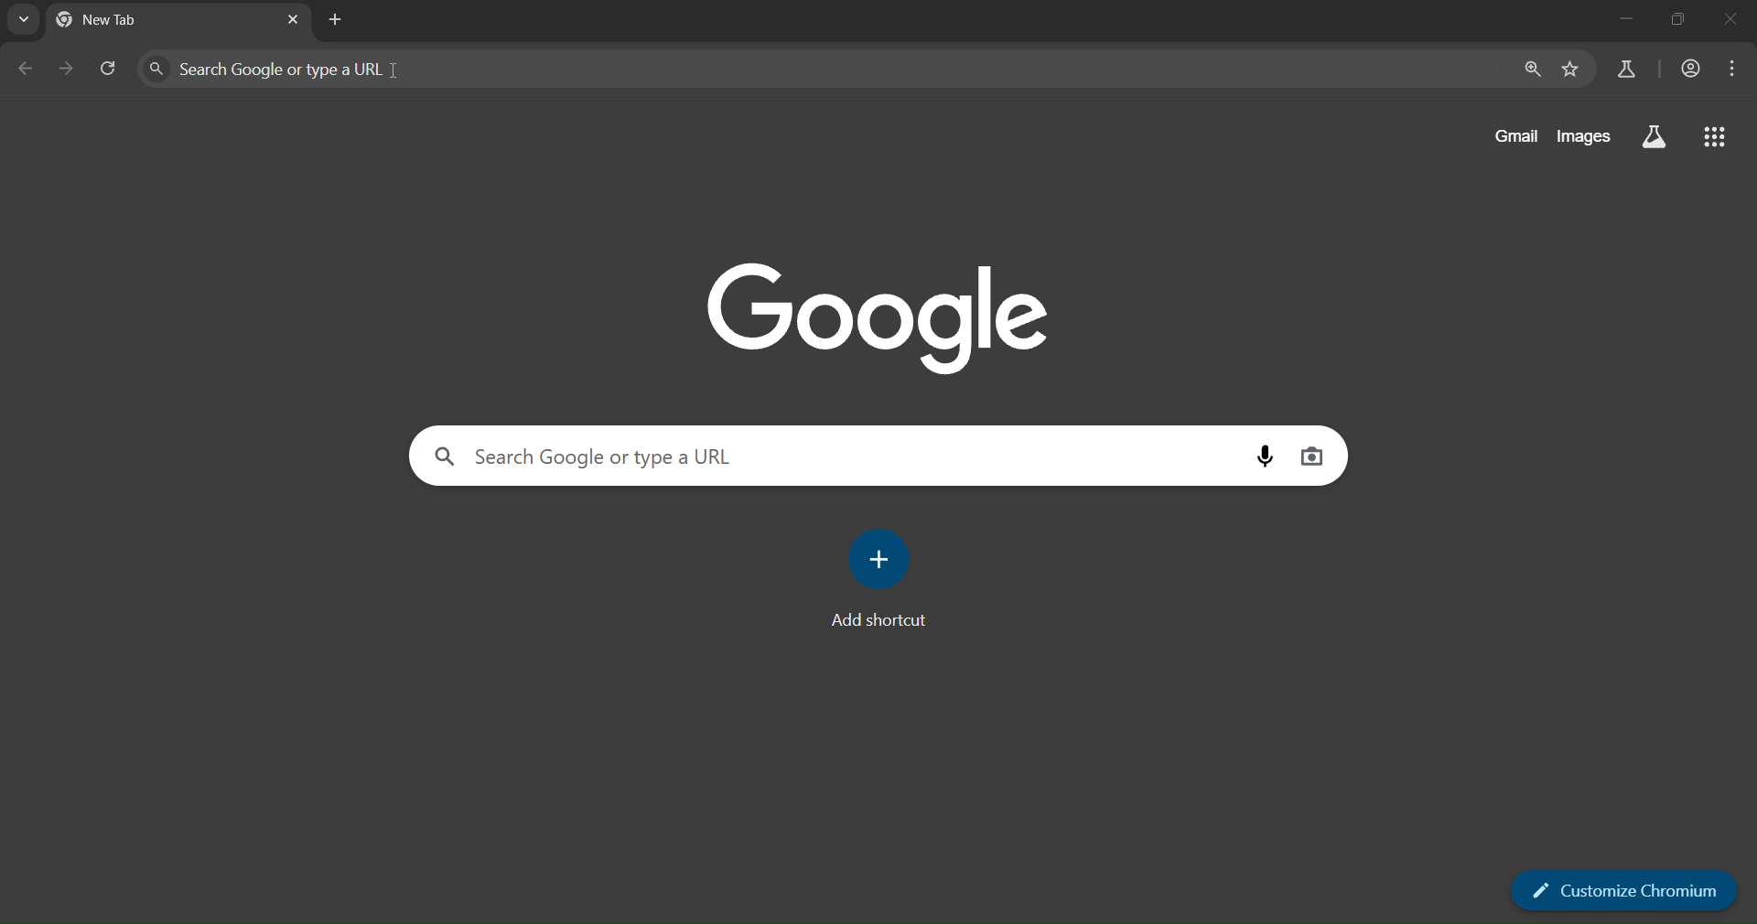  Describe the element at coordinates (339, 22) in the screenshot. I see `new tab` at that location.